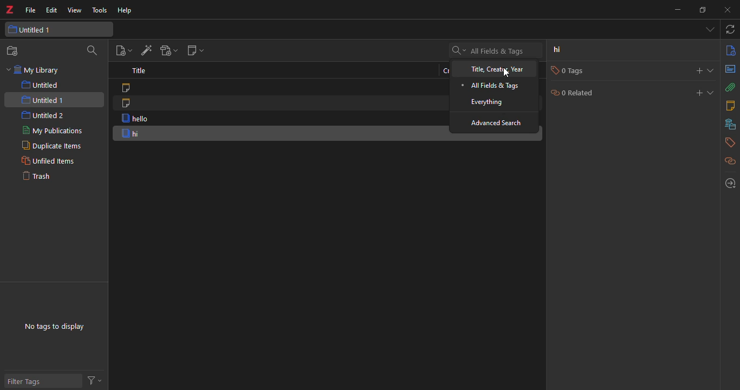 The height and width of the screenshot is (390, 740). What do you see at coordinates (132, 134) in the screenshot?
I see `hi` at bounding box center [132, 134].